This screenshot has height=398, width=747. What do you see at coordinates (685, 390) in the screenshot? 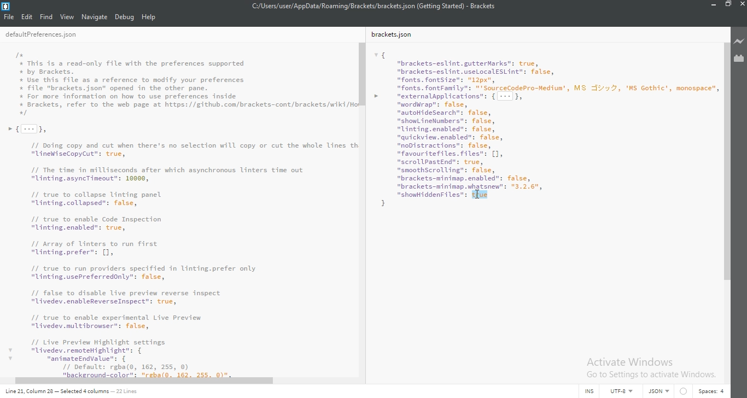
I see `circle` at bounding box center [685, 390].